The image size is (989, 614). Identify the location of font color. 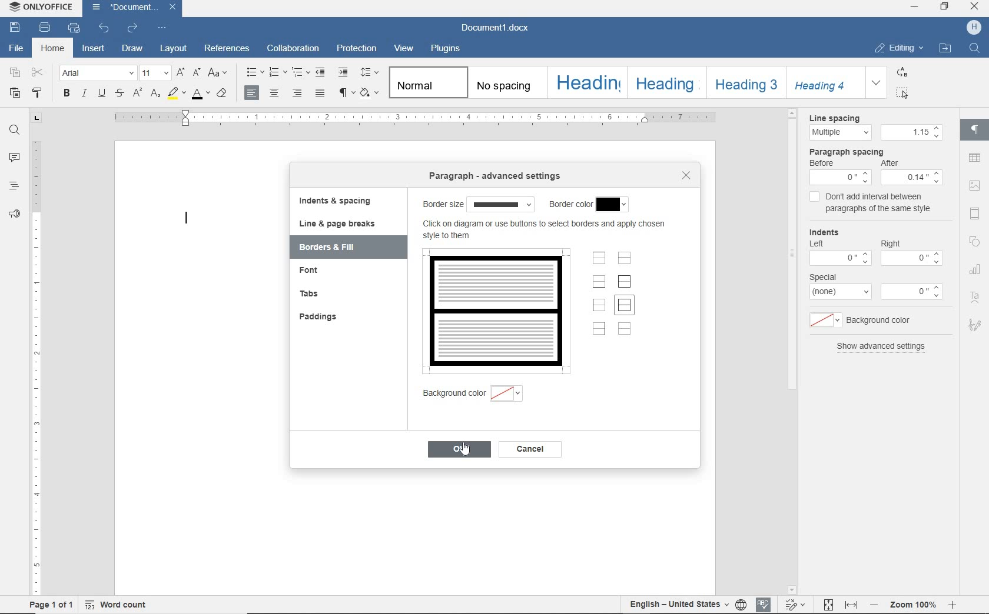
(200, 94).